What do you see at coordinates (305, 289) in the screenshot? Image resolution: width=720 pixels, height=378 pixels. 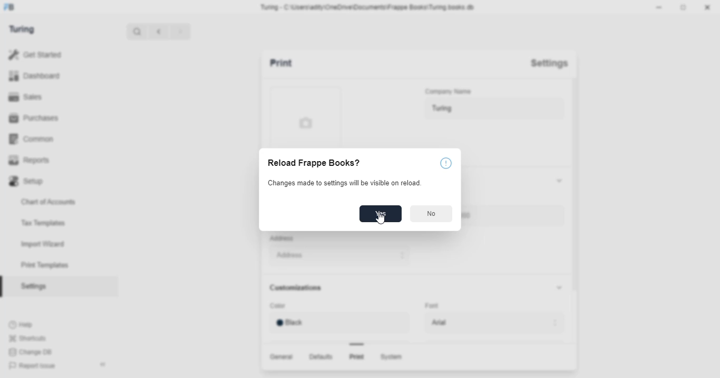 I see `Customizations` at bounding box center [305, 289].